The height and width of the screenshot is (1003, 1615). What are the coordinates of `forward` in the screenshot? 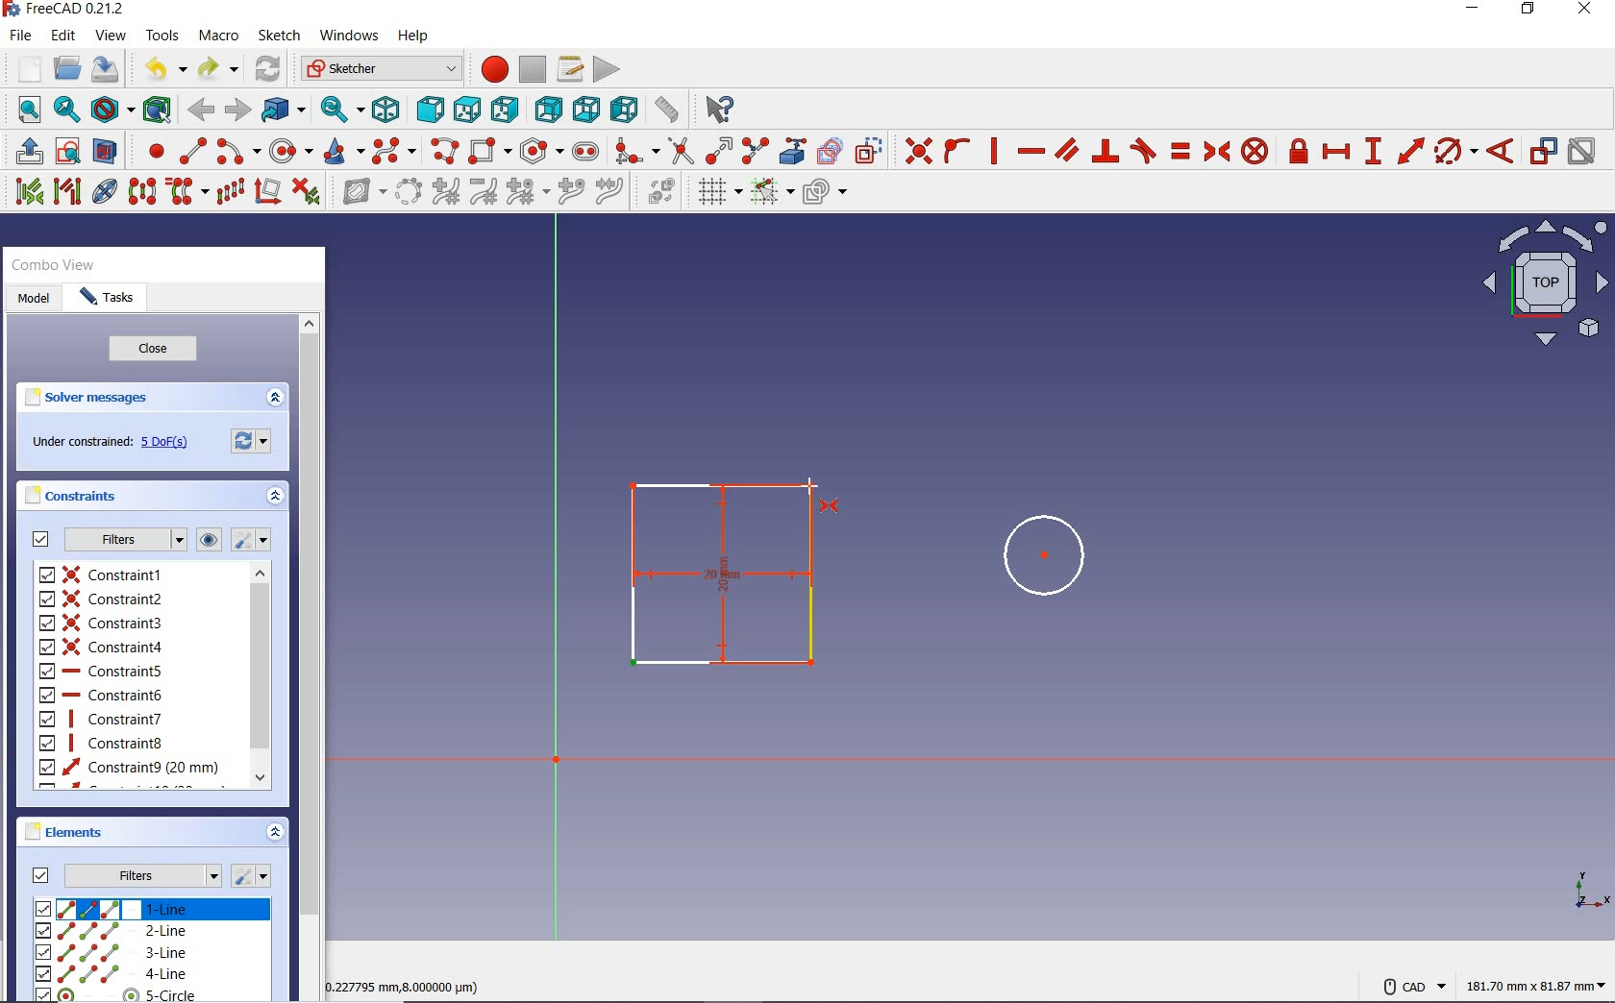 It's located at (239, 110).